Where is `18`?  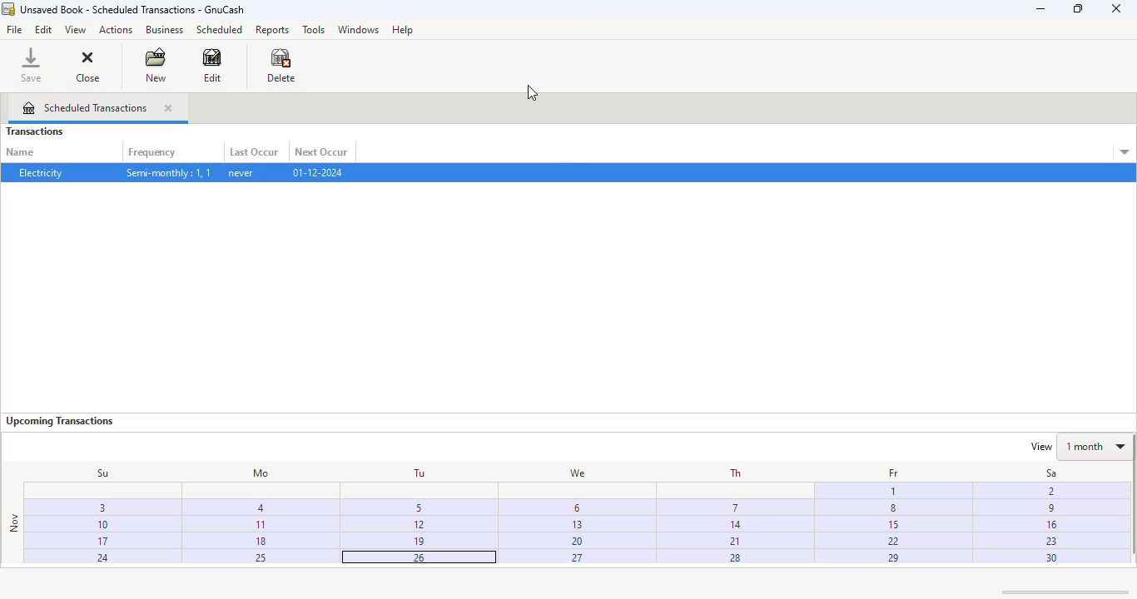
18 is located at coordinates (261, 540).